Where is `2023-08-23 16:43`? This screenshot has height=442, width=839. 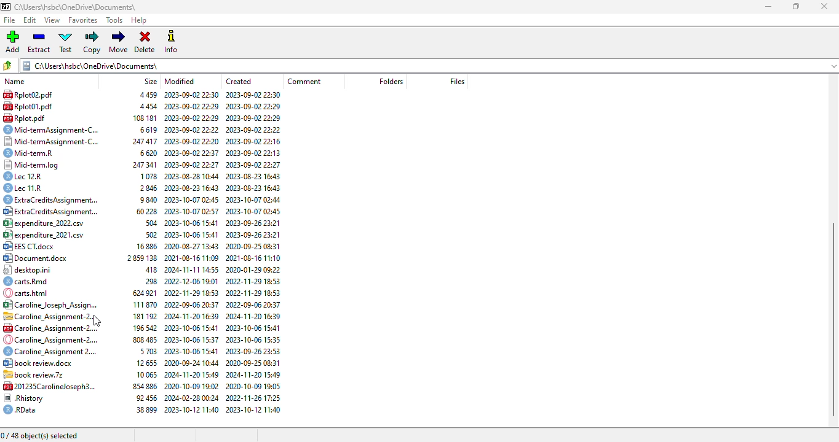 2023-08-23 16:43 is located at coordinates (192, 188).